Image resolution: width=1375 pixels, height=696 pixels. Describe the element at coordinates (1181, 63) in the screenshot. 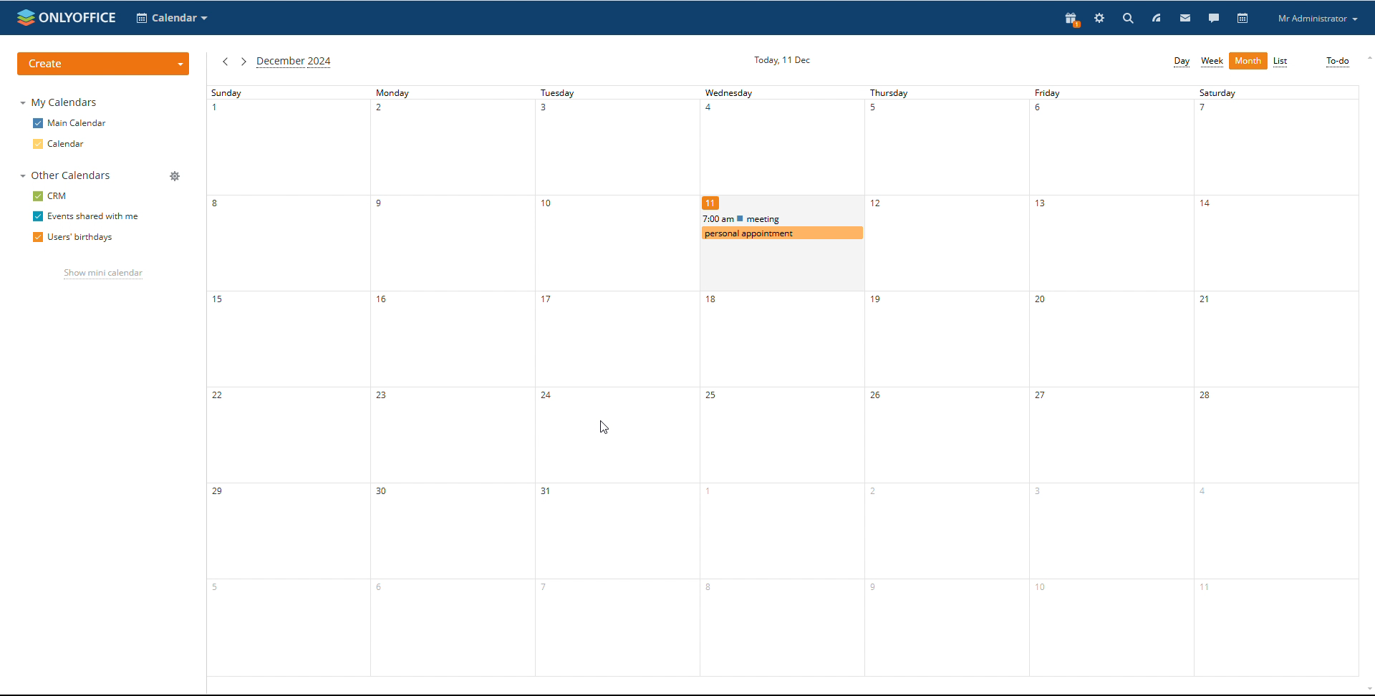

I see `day view` at that location.